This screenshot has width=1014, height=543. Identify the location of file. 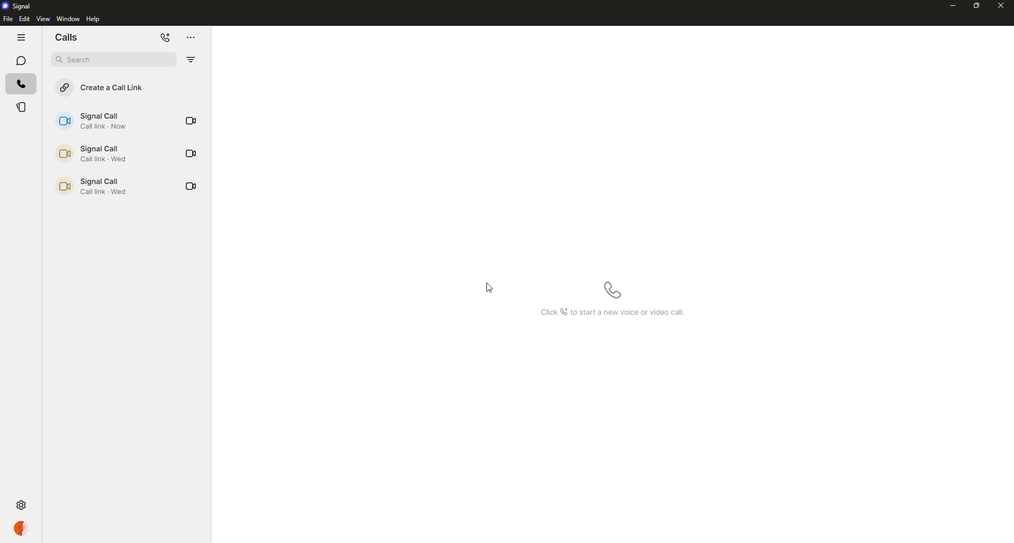
(7, 18).